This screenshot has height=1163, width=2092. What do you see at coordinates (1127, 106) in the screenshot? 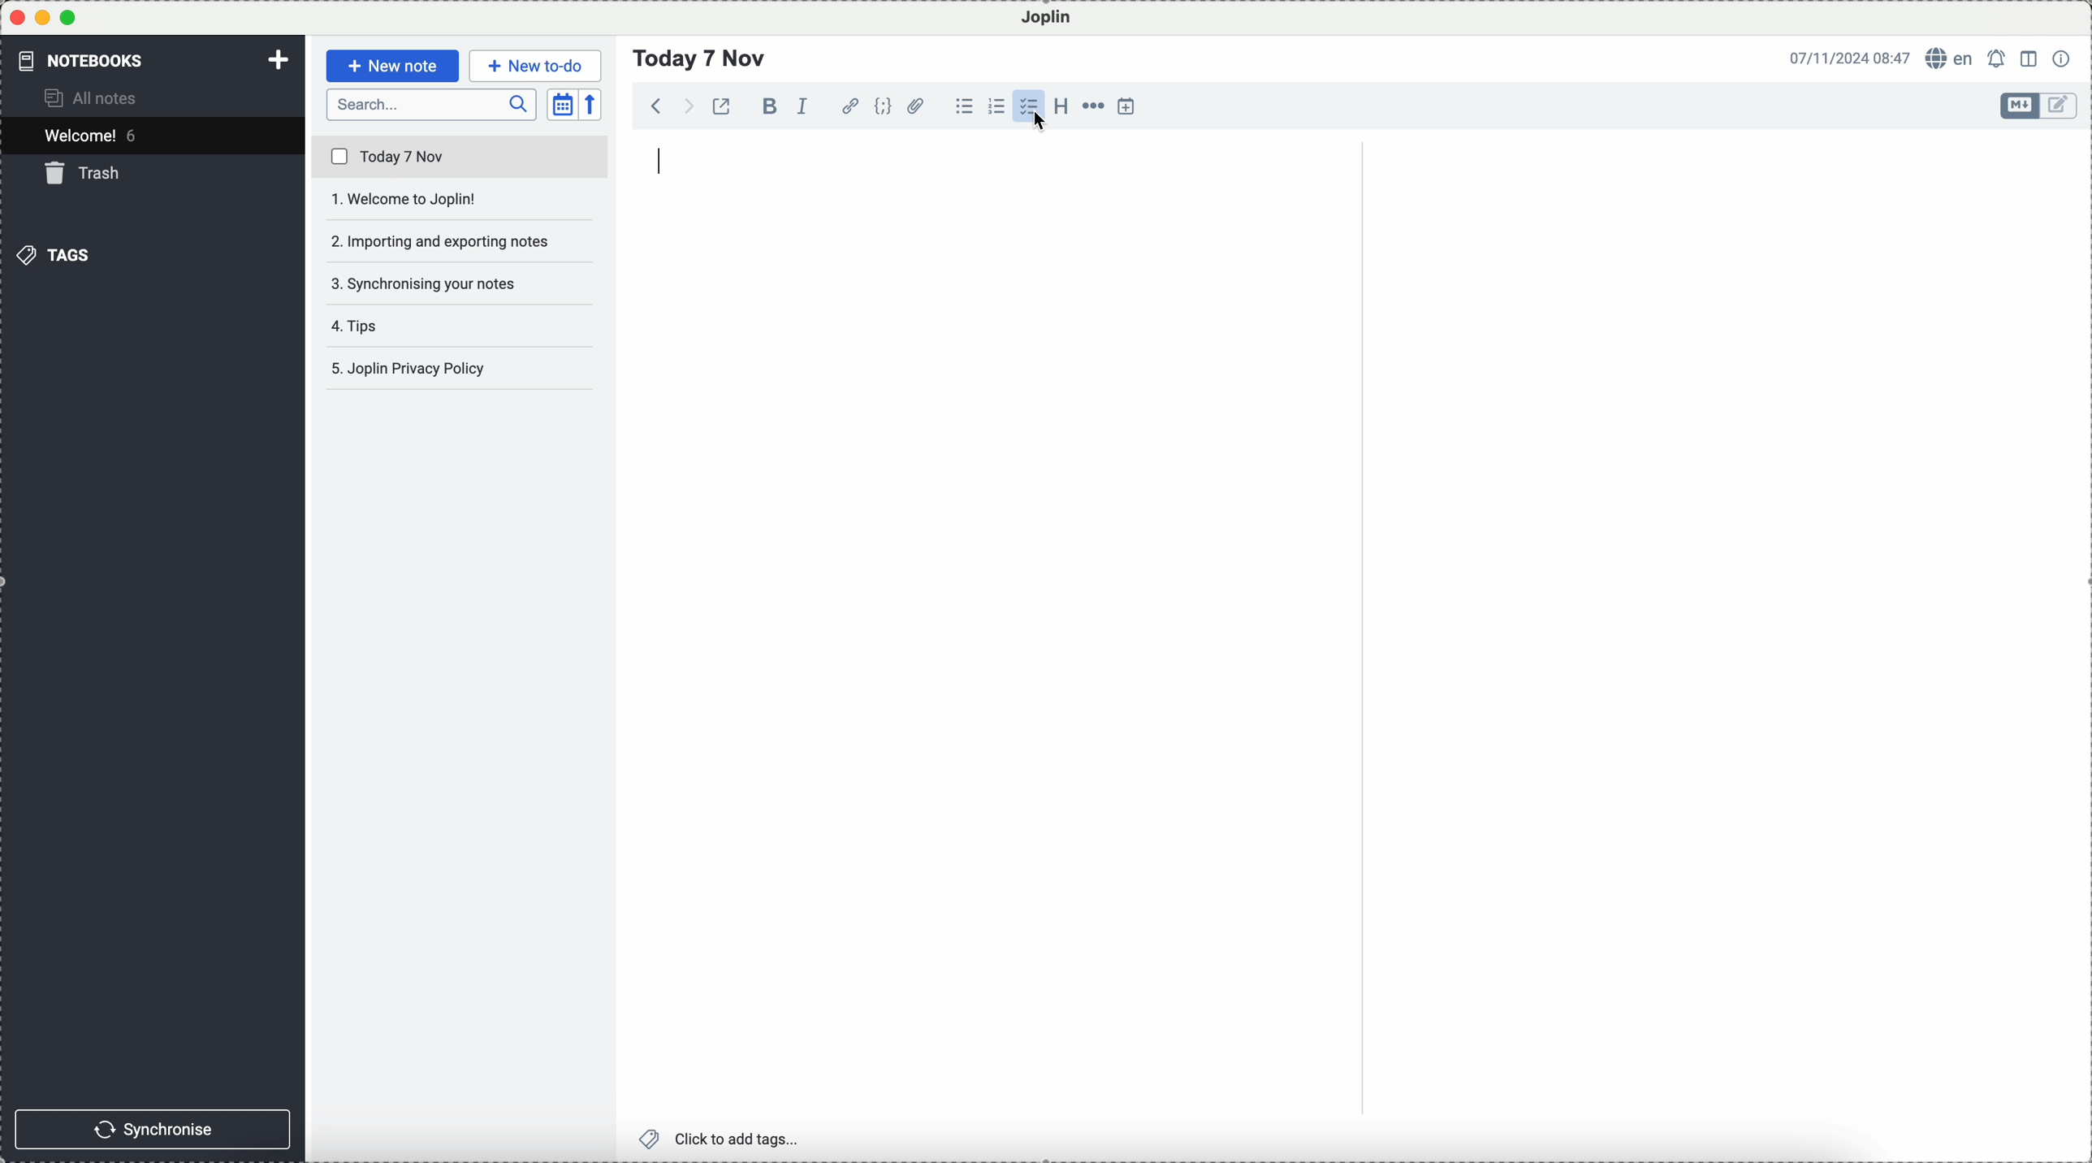
I see `insert time` at bounding box center [1127, 106].